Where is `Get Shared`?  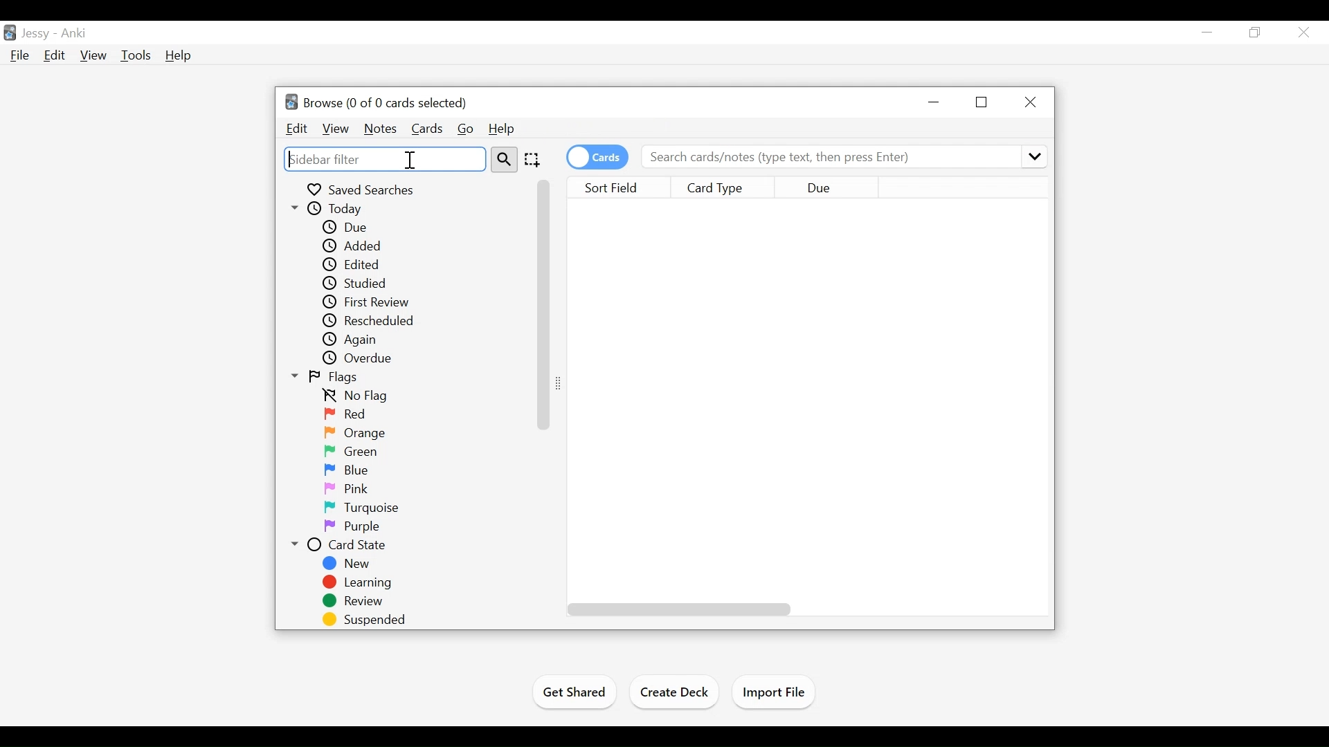
Get Shared is located at coordinates (572, 694).